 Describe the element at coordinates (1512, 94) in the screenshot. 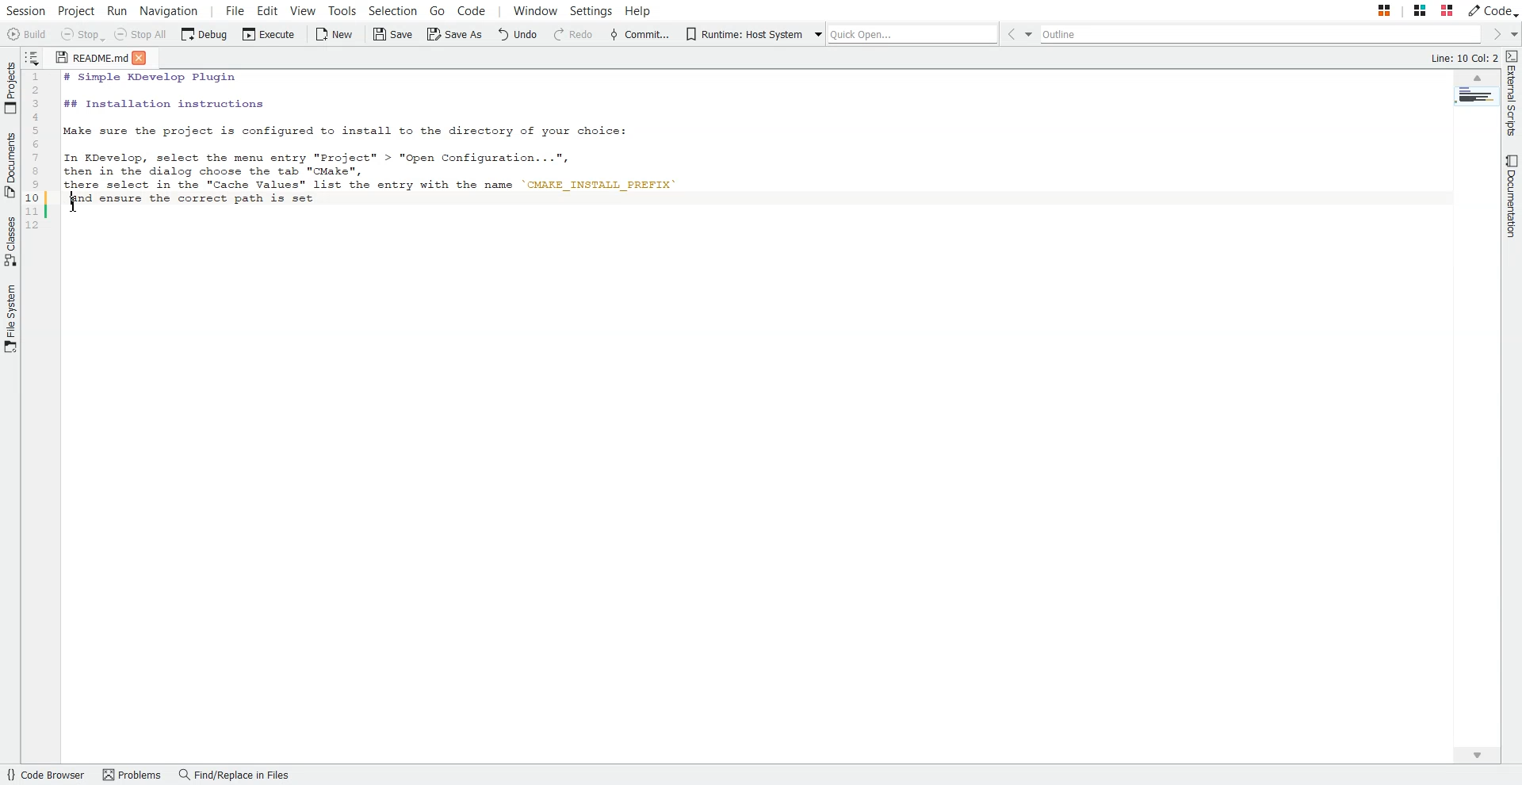

I see `External Scripts` at that location.